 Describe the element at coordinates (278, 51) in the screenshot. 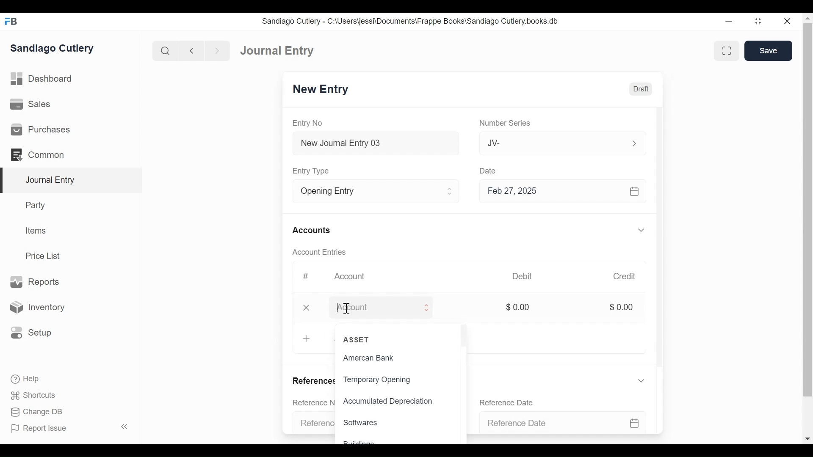

I see `Journal Entry` at that location.